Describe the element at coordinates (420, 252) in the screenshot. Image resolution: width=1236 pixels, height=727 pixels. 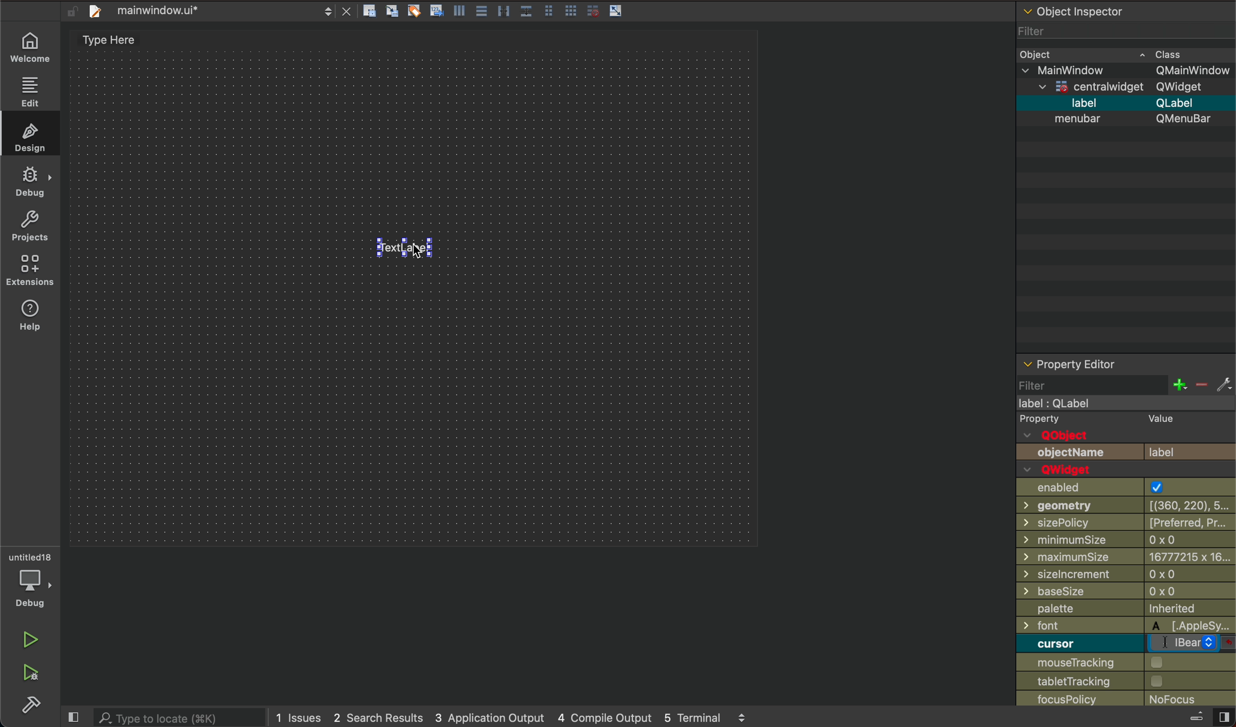
I see `cursor` at that location.